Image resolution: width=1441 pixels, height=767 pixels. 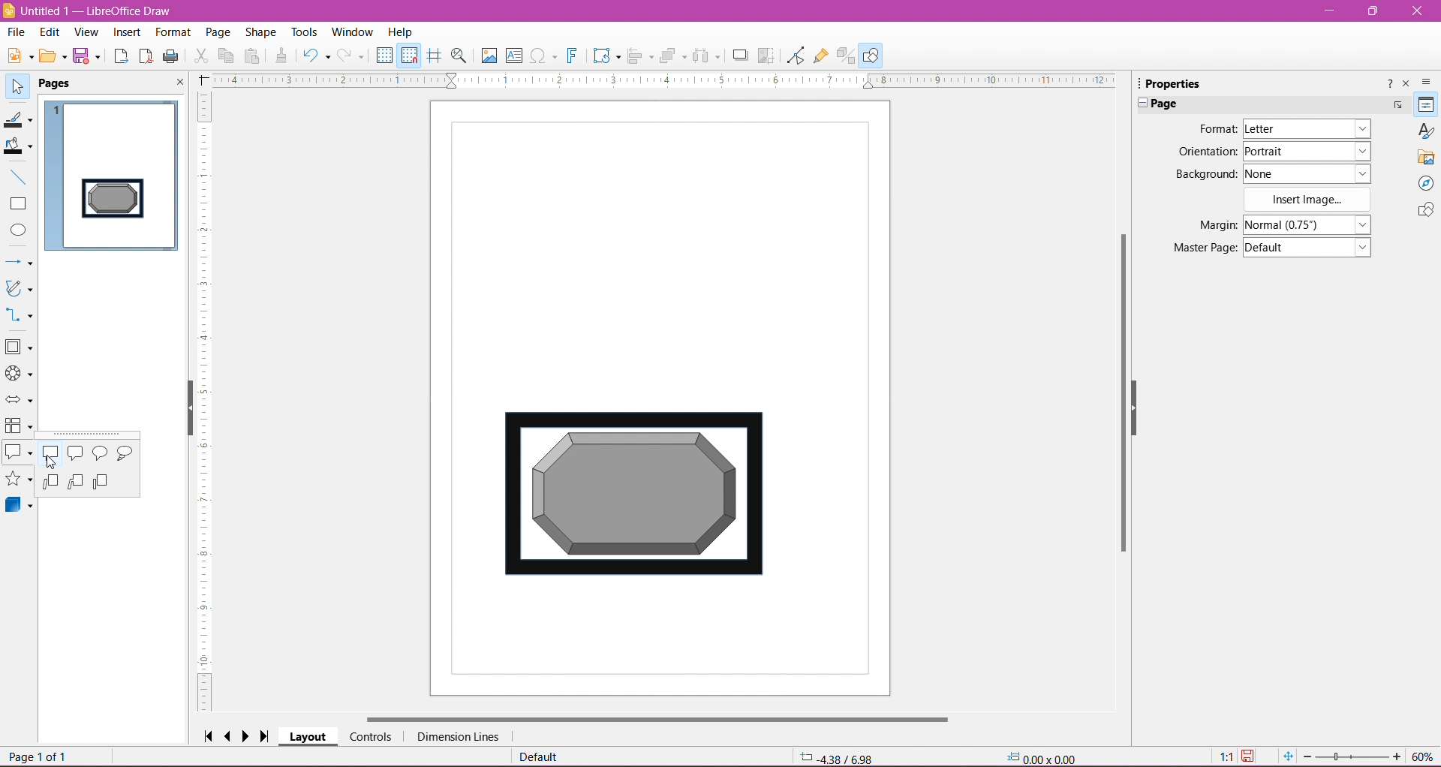 What do you see at coordinates (1426, 184) in the screenshot?
I see `Navigator` at bounding box center [1426, 184].